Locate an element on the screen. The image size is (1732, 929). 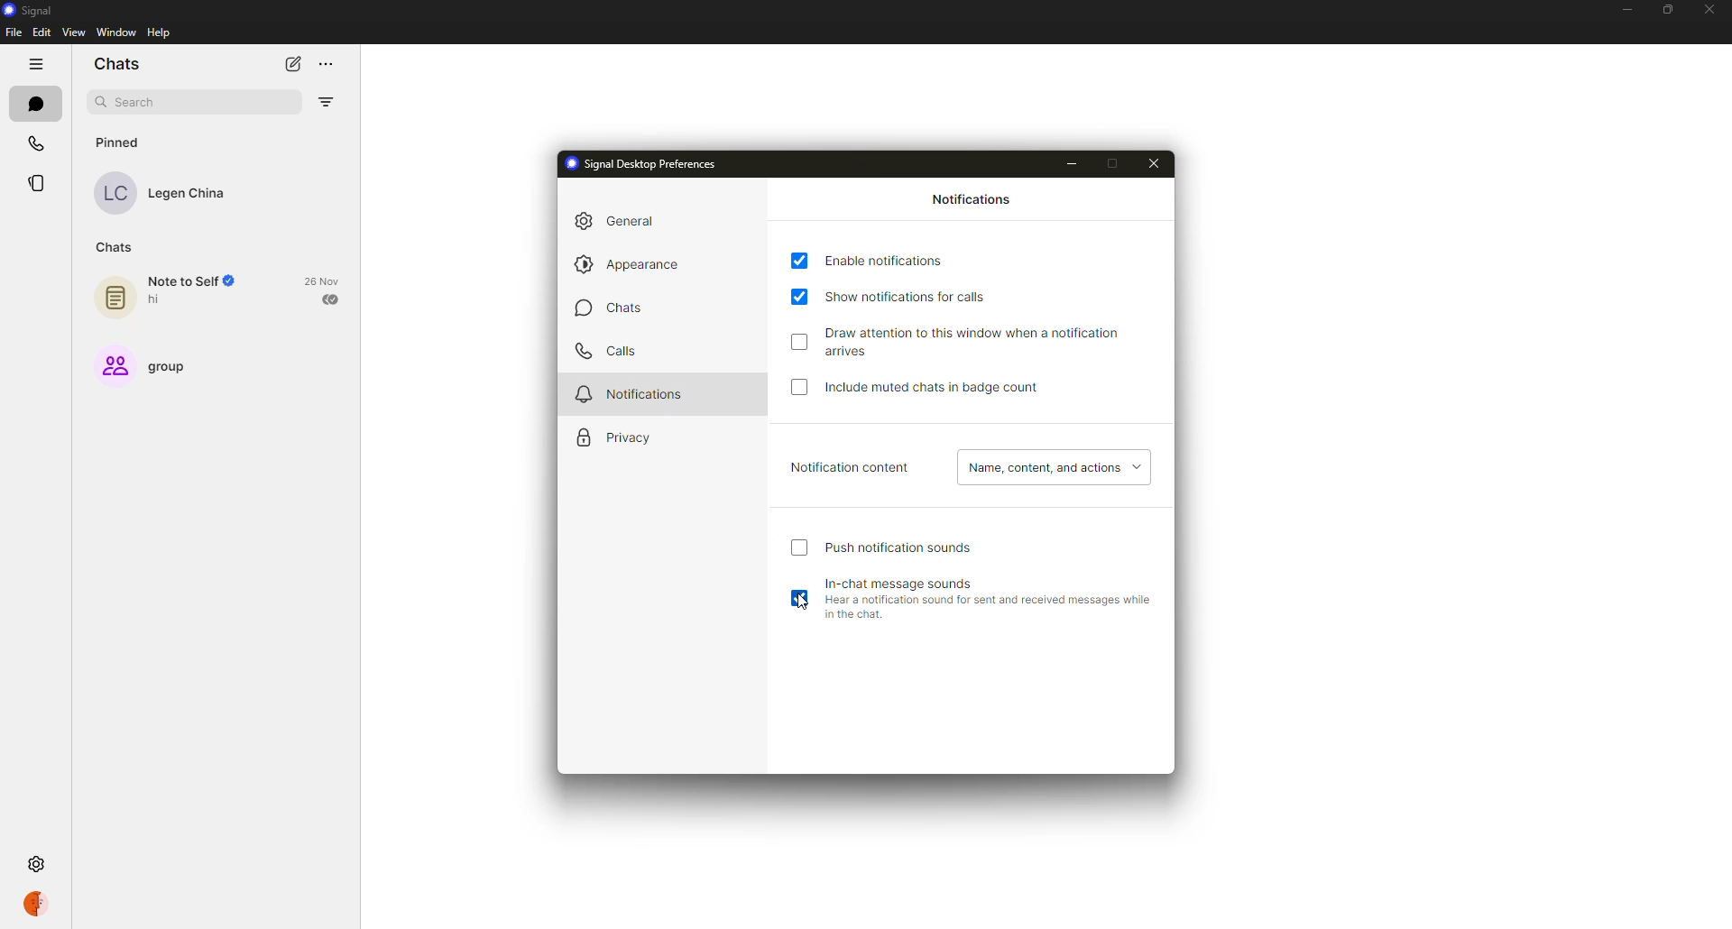
chats is located at coordinates (116, 247).